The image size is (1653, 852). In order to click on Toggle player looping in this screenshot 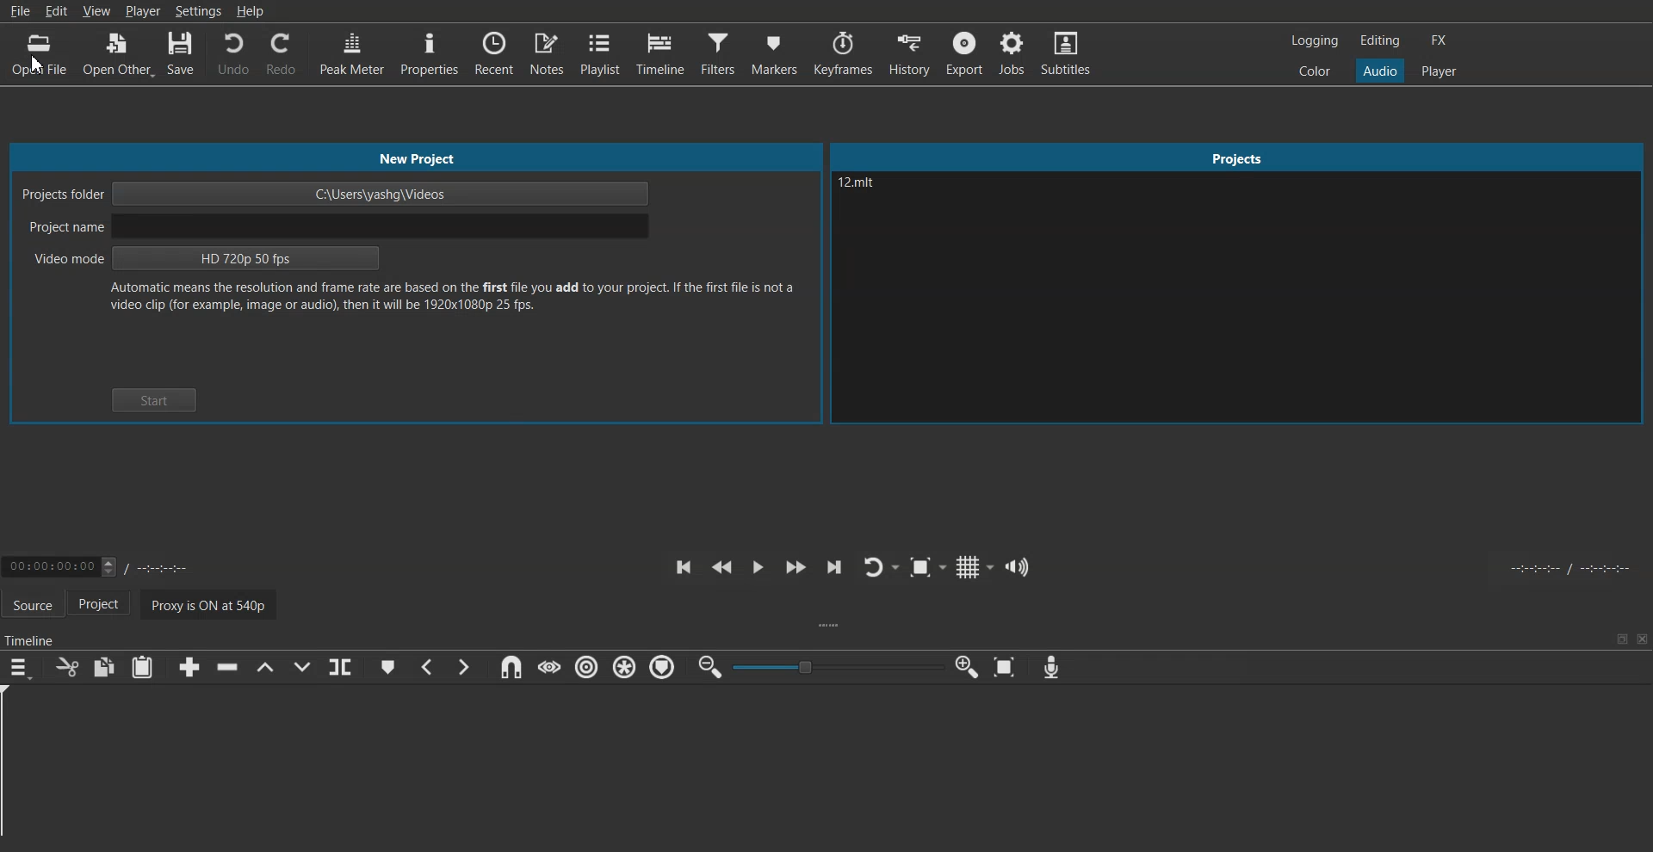, I will do `click(880, 566)`.